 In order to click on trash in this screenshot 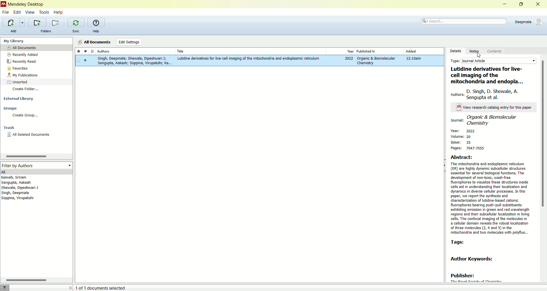, I will do `click(36, 128)`.